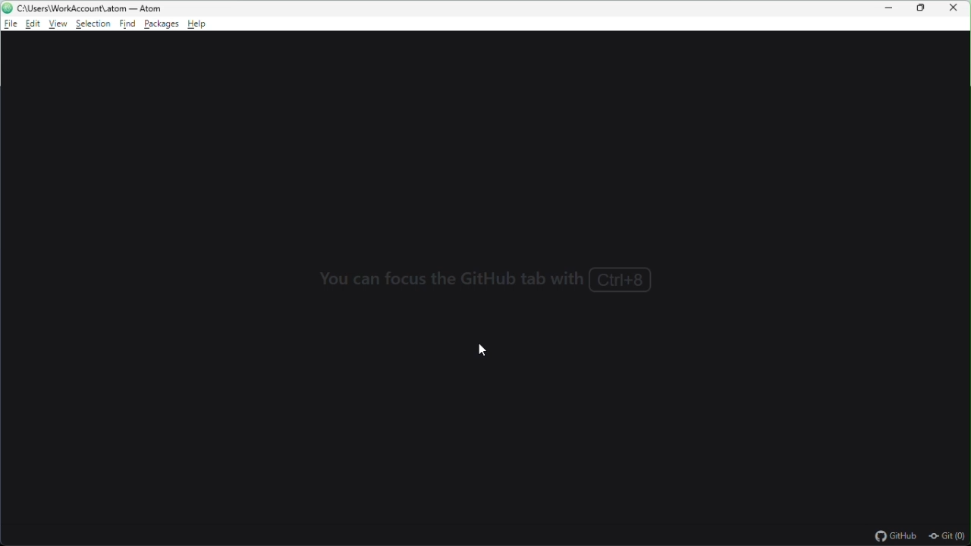 The width and height of the screenshot is (971, 546). What do you see at coordinates (956, 8) in the screenshot?
I see `close` at bounding box center [956, 8].